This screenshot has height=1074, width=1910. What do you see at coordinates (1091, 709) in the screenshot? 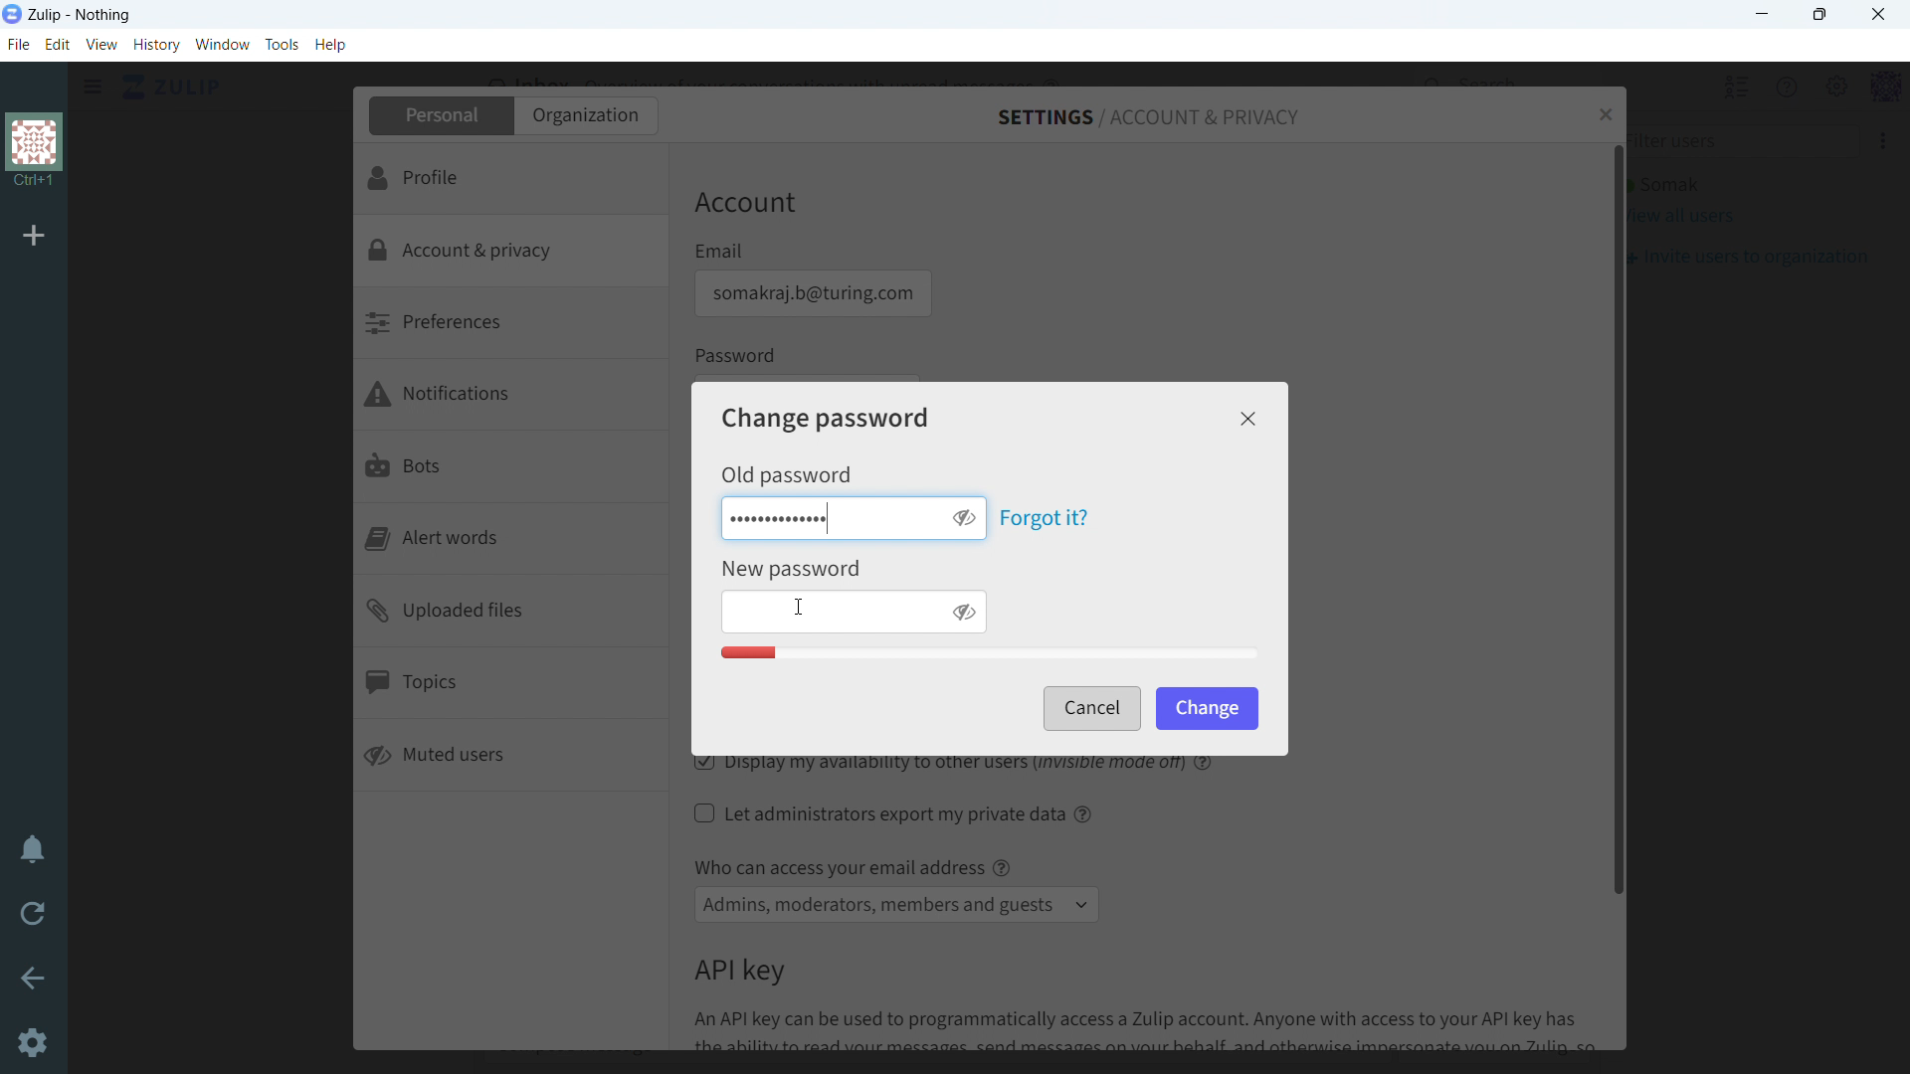
I see `cancel` at bounding box center [1091, 709].